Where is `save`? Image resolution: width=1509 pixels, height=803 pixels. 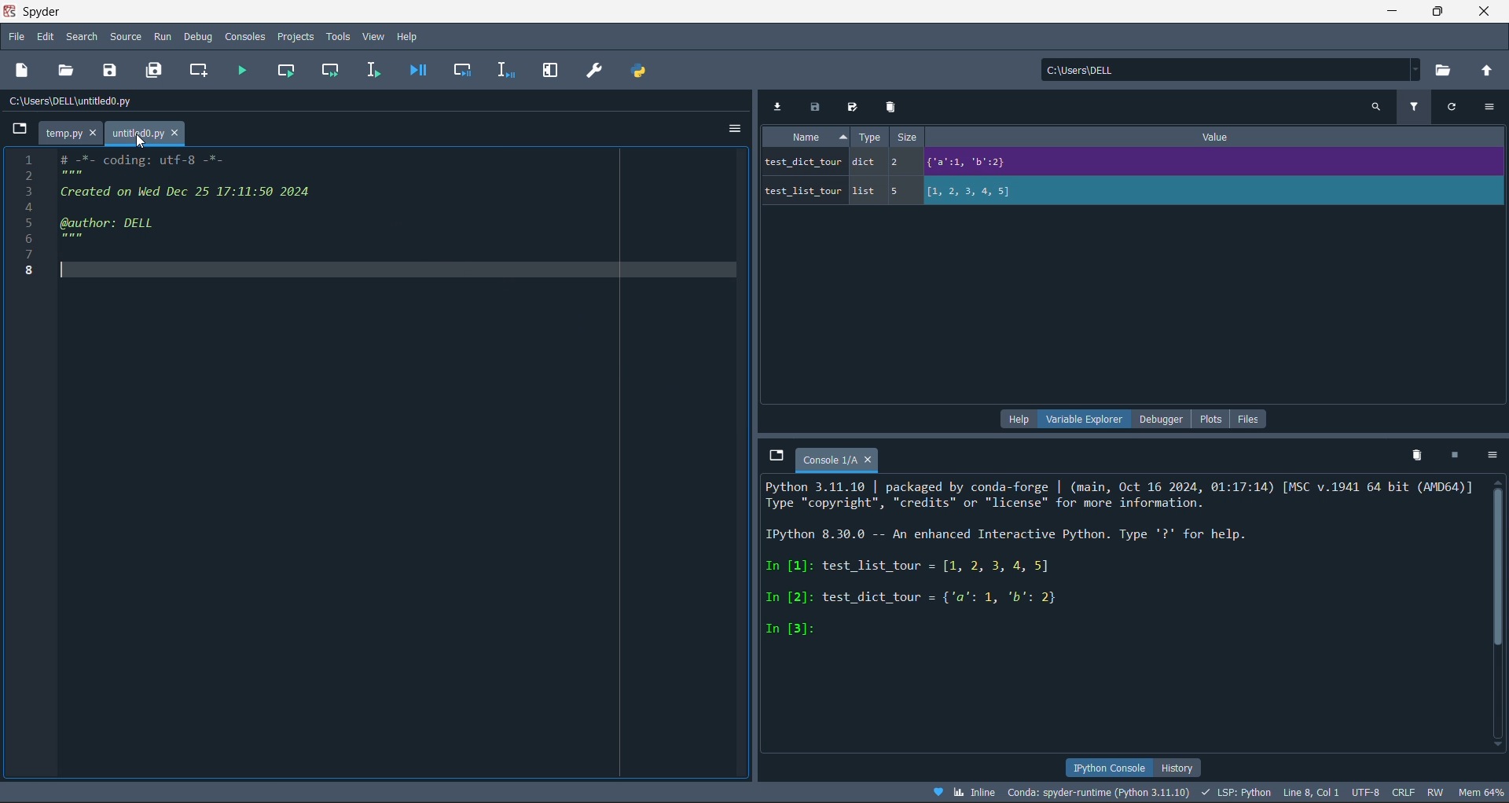 save is located at coordinates (106, 71).